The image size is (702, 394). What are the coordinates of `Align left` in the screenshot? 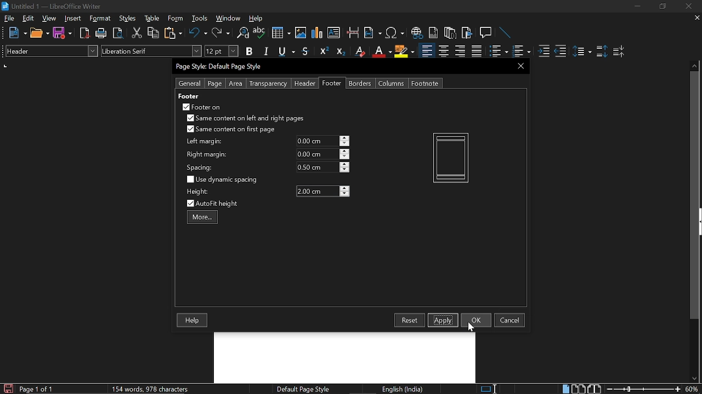 It's located at (427, 51).